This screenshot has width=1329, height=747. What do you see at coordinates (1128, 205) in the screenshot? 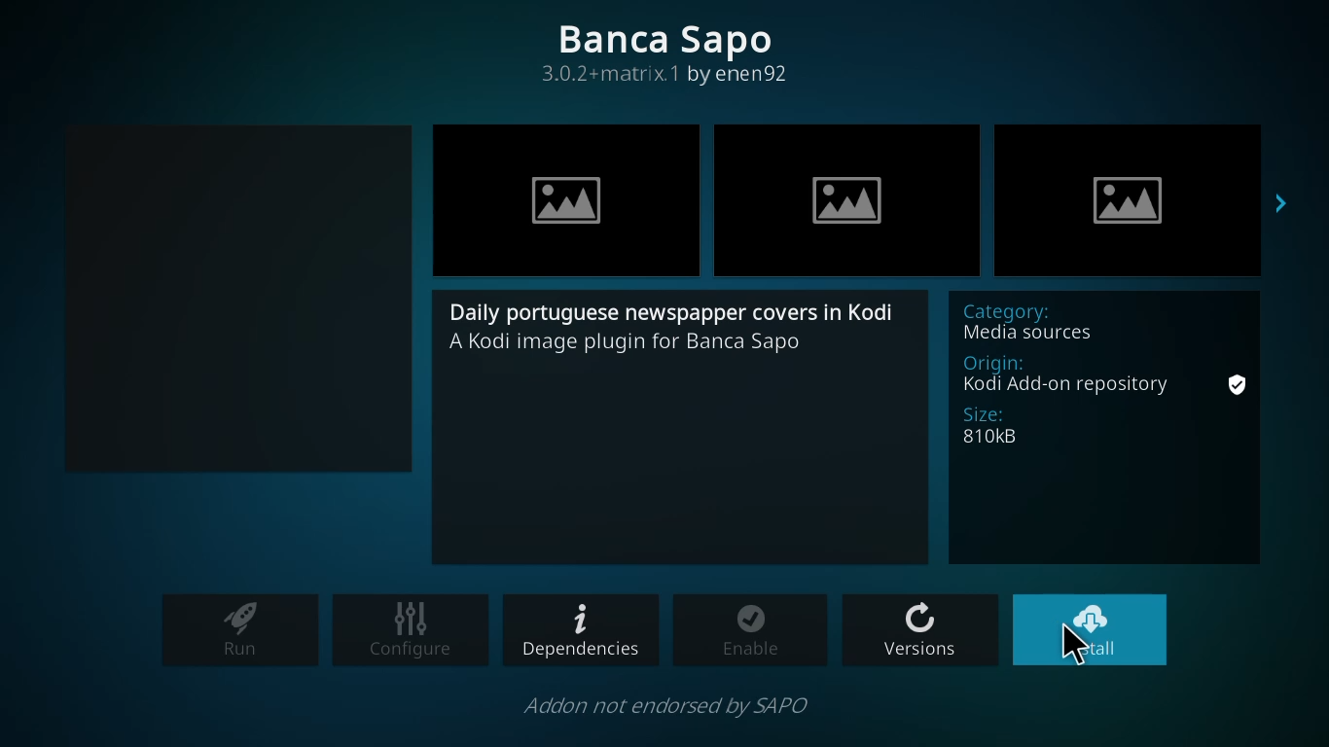
I see `image` at bounding box center [1128, 205].